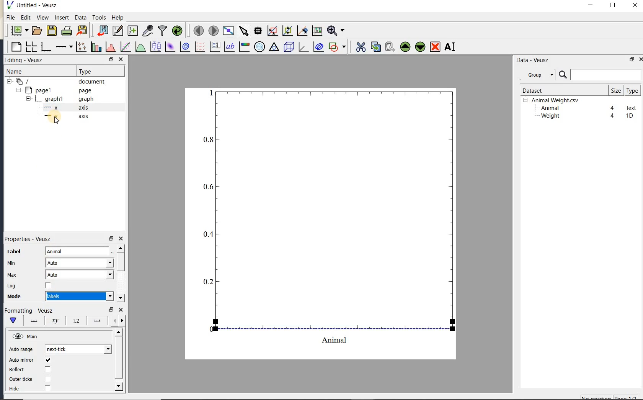 The height and width of the screenshot is (400, 643). Describe the element at coordinates (12, 263) in the screenshot. I see `Min` at that location.